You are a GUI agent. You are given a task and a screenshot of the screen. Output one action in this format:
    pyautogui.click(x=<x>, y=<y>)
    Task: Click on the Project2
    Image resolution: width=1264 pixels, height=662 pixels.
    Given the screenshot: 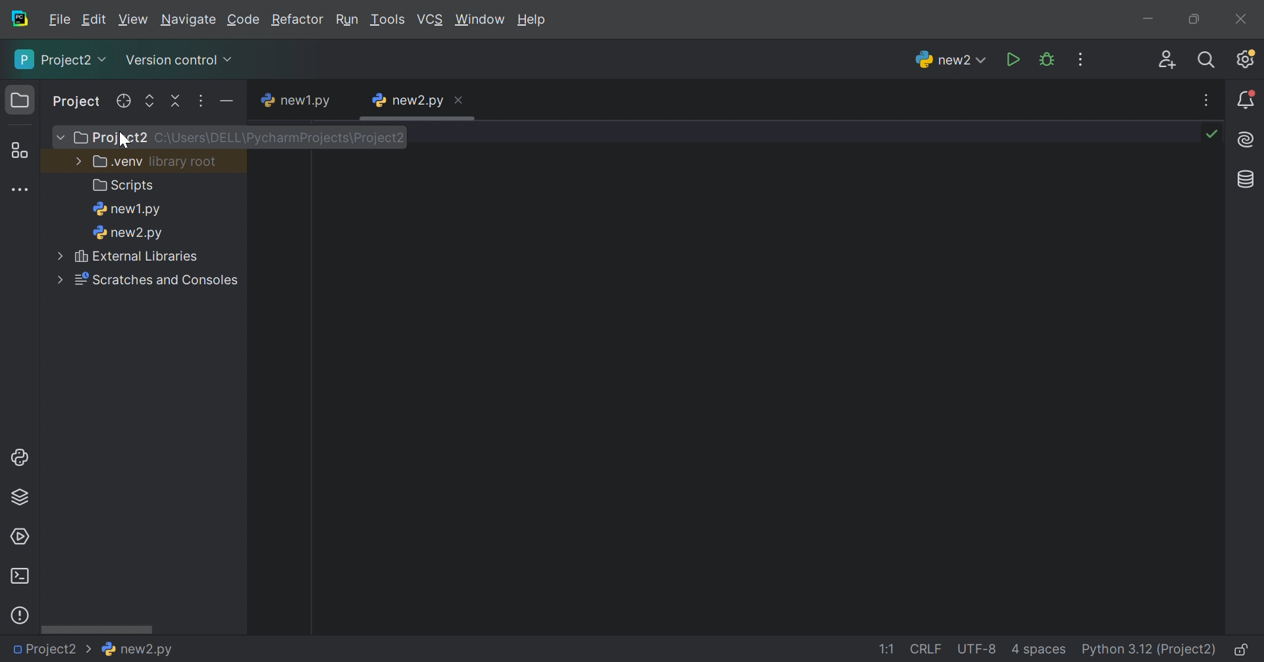 What is the action you would take?
    pyautogui.click(x=62, y=60)
    